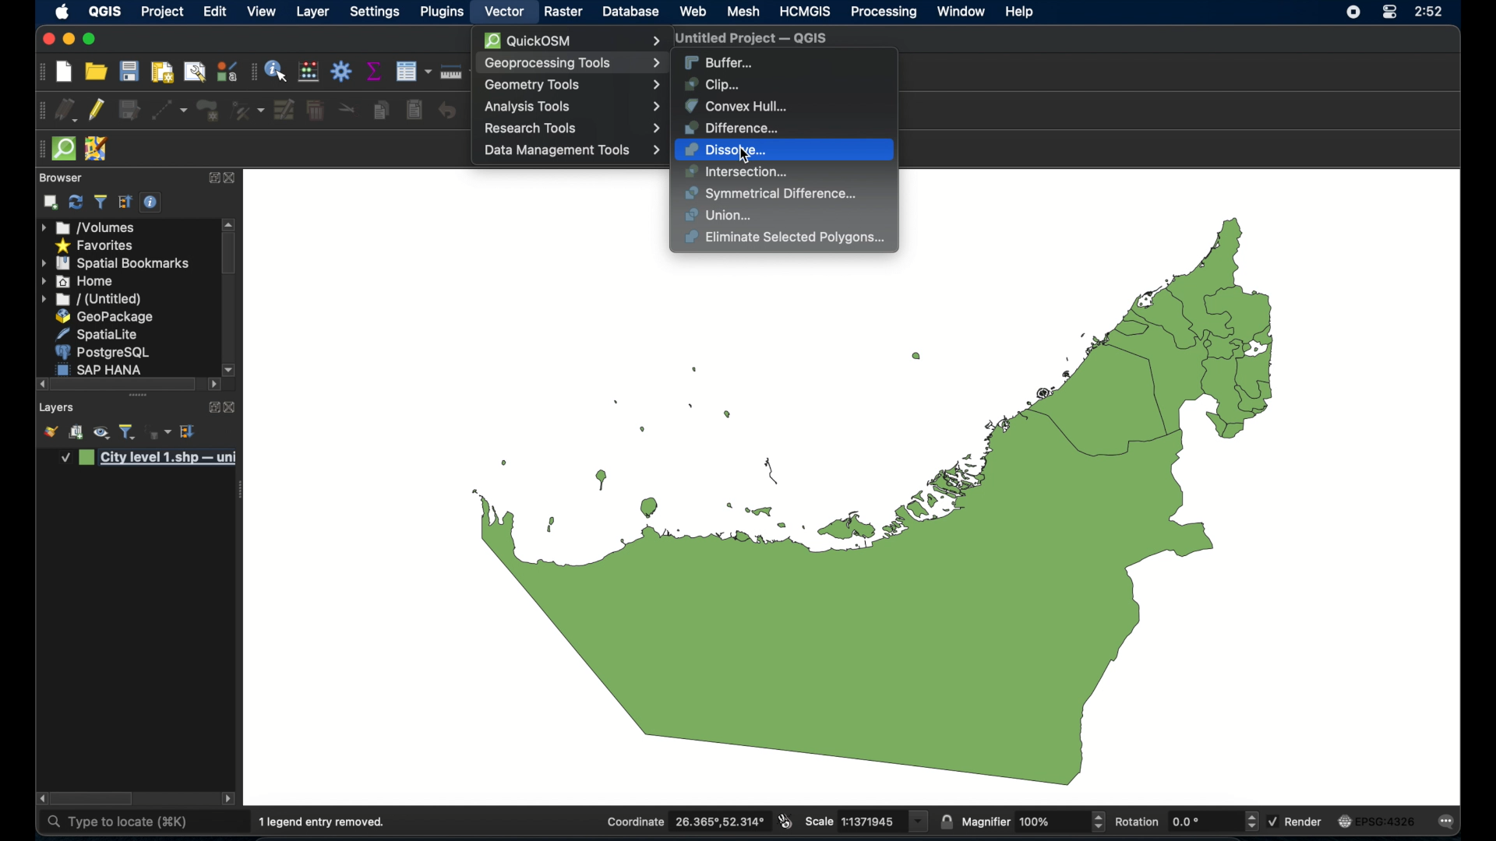 The width and height of the screenshot is (1496, 841). What do you see at coordinates (883, 12) in the screenshot?
I see `processing` at bounding box center [883, 12].